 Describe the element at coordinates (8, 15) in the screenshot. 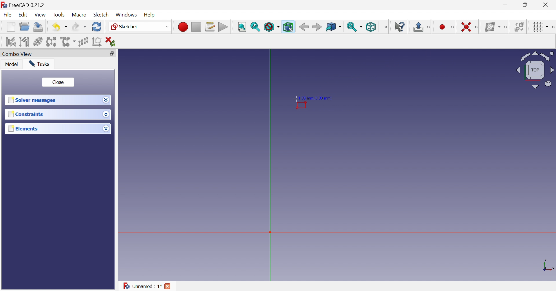

I see `File` at that location.